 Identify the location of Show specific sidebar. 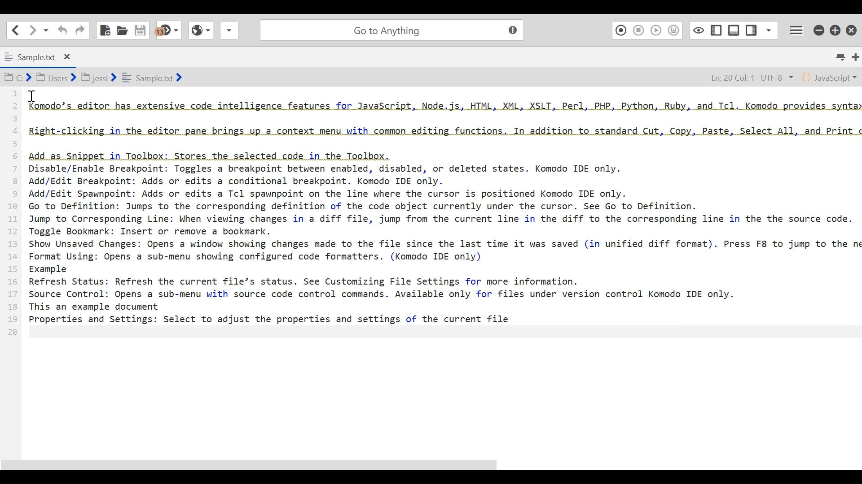
(769, 29).